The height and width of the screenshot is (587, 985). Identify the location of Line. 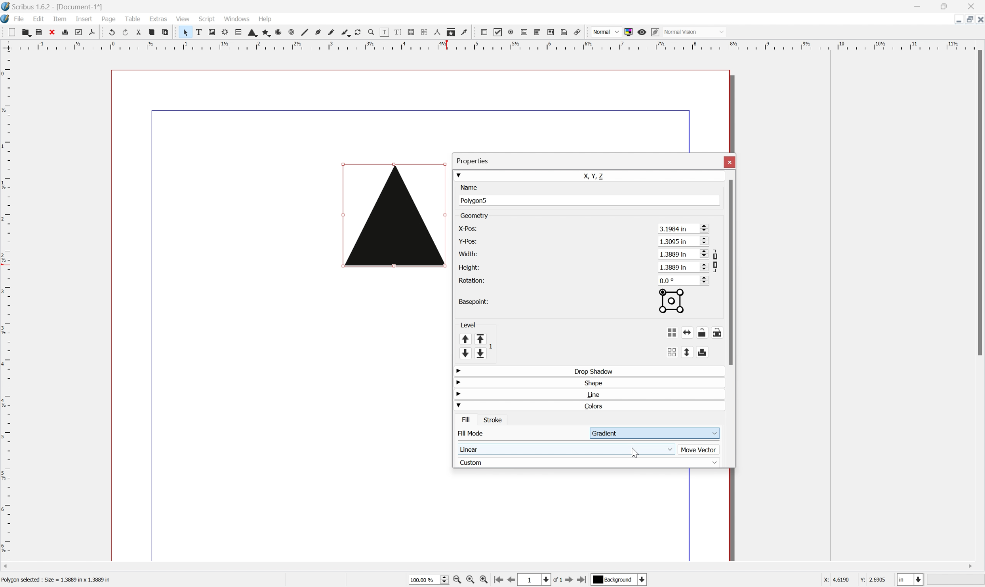
(304, 32).